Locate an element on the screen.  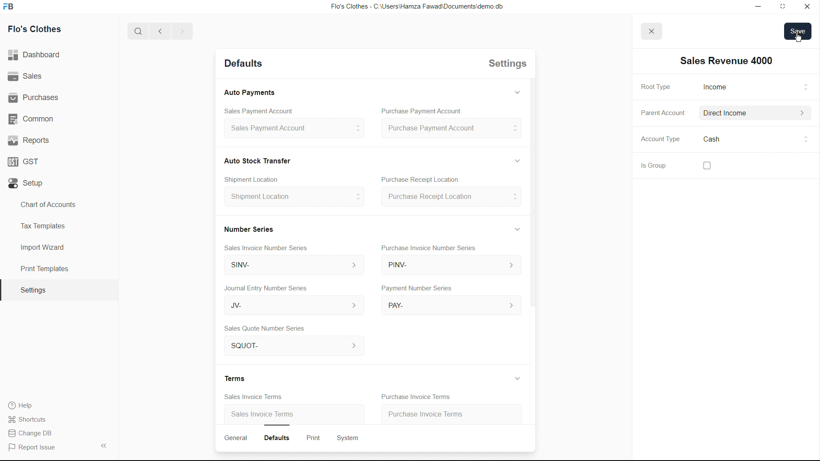
Sales Invoice Terms is located at coordinates (249, 396).